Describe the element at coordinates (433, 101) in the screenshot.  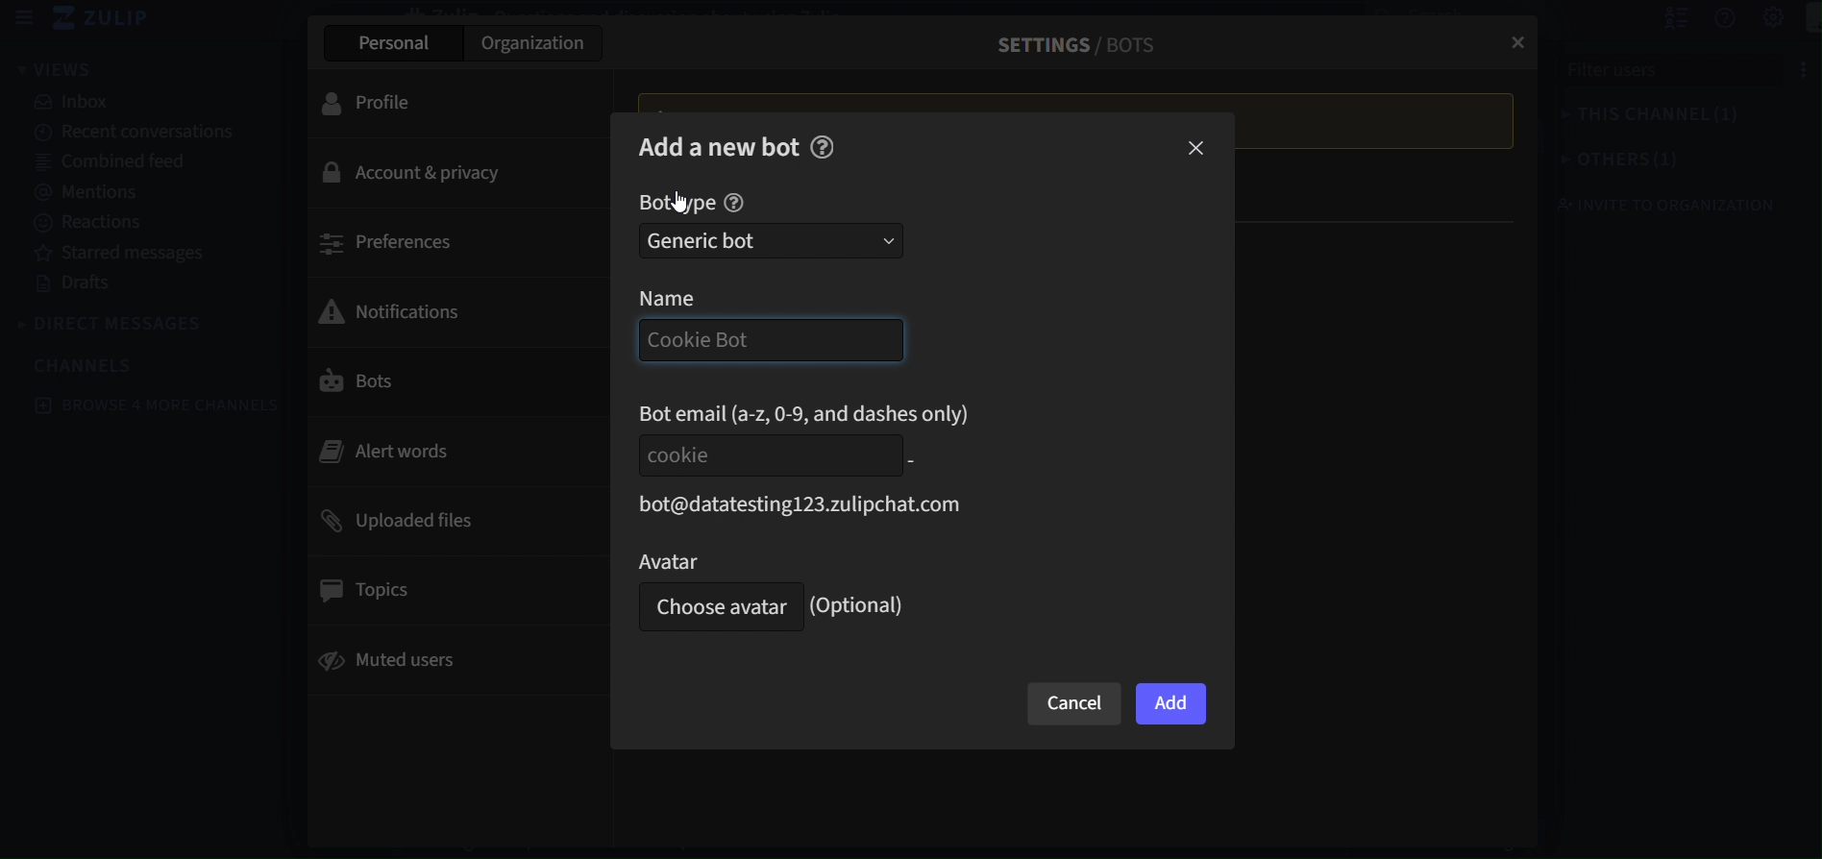
I see `profile` at that location.